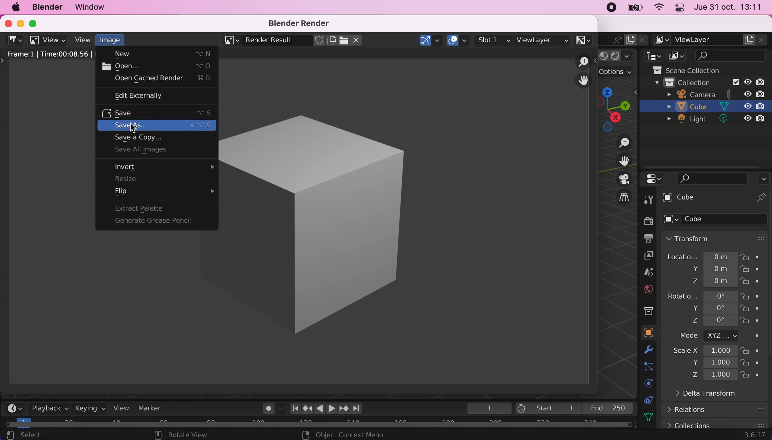 The height and width of the screenshot is (440, 772). What do you see at coordinates (646, 255) in the screenshot?
I see `view layer` at bounding box center [646, 255].